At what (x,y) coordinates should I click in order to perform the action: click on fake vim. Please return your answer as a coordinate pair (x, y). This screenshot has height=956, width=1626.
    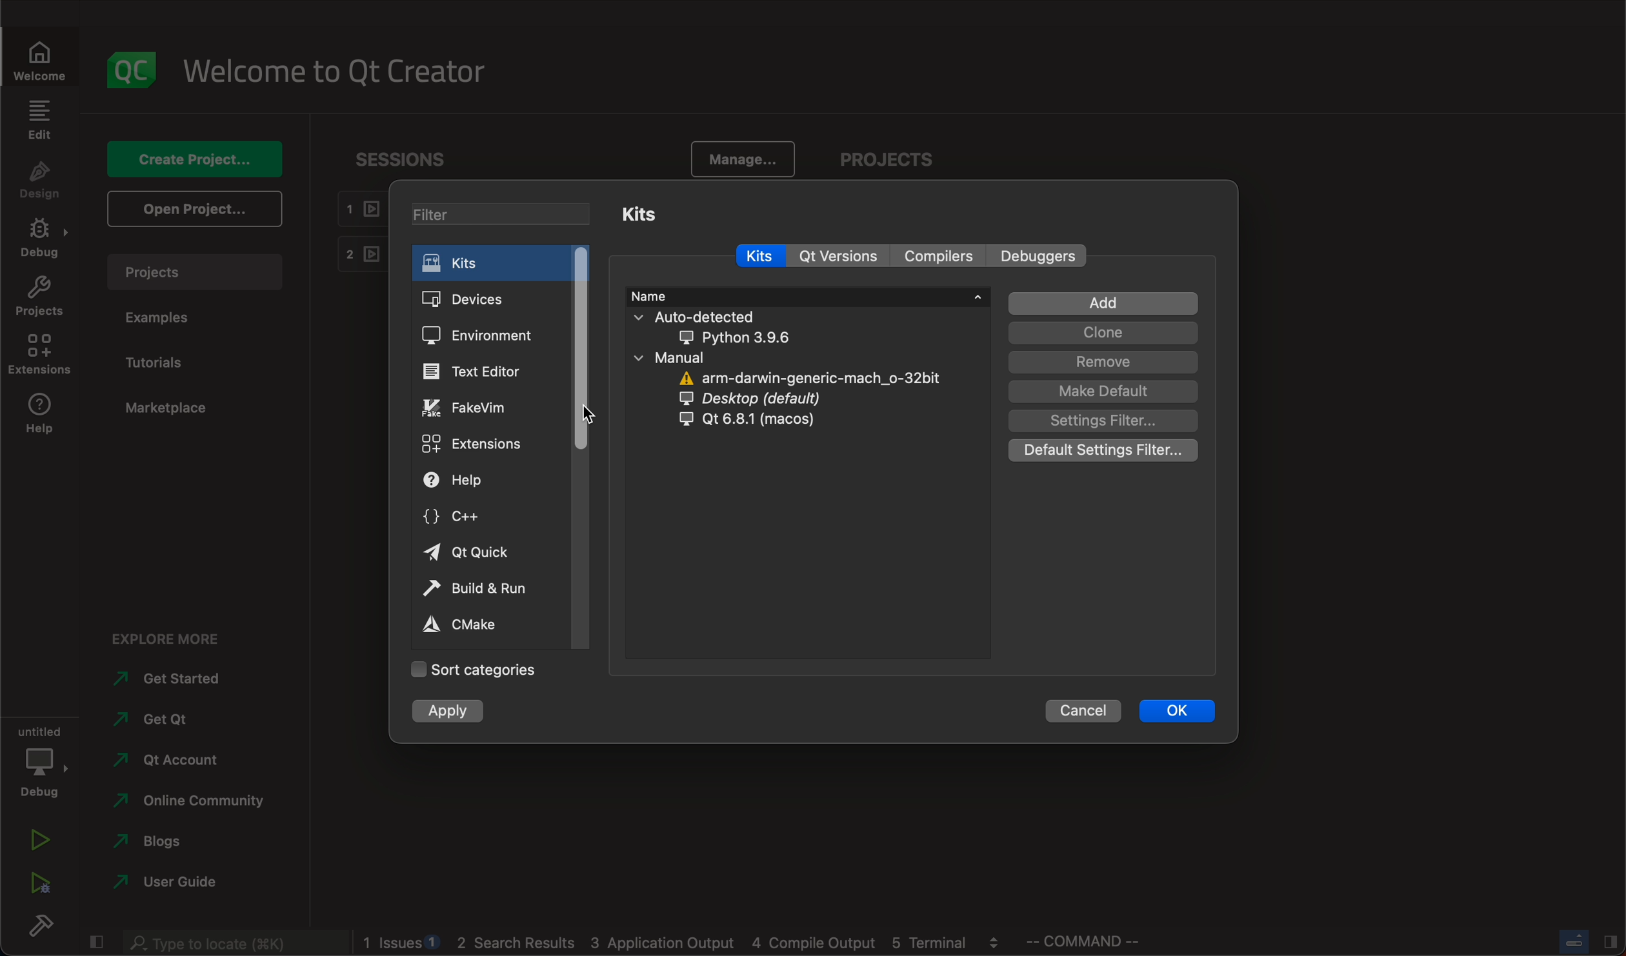
    Looking at the image, I should click on (479, 408).